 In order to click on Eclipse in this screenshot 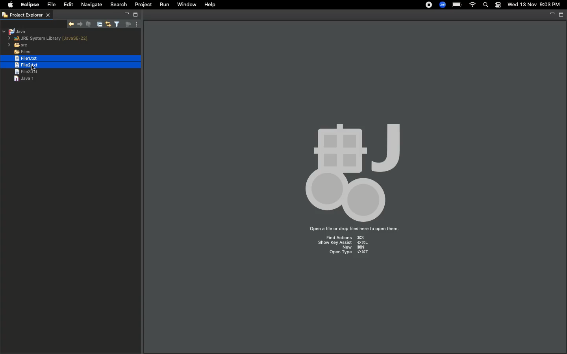, I will do `click(29, 5)`.